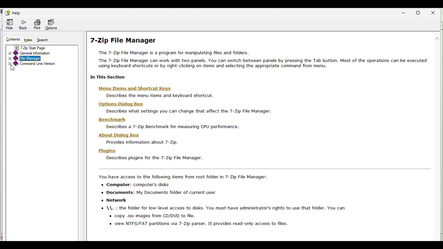 This screenshot has width=443, height=249. Describe the element at coordinates (33, 65) in the screenshot. I see `Command line version` at that location.